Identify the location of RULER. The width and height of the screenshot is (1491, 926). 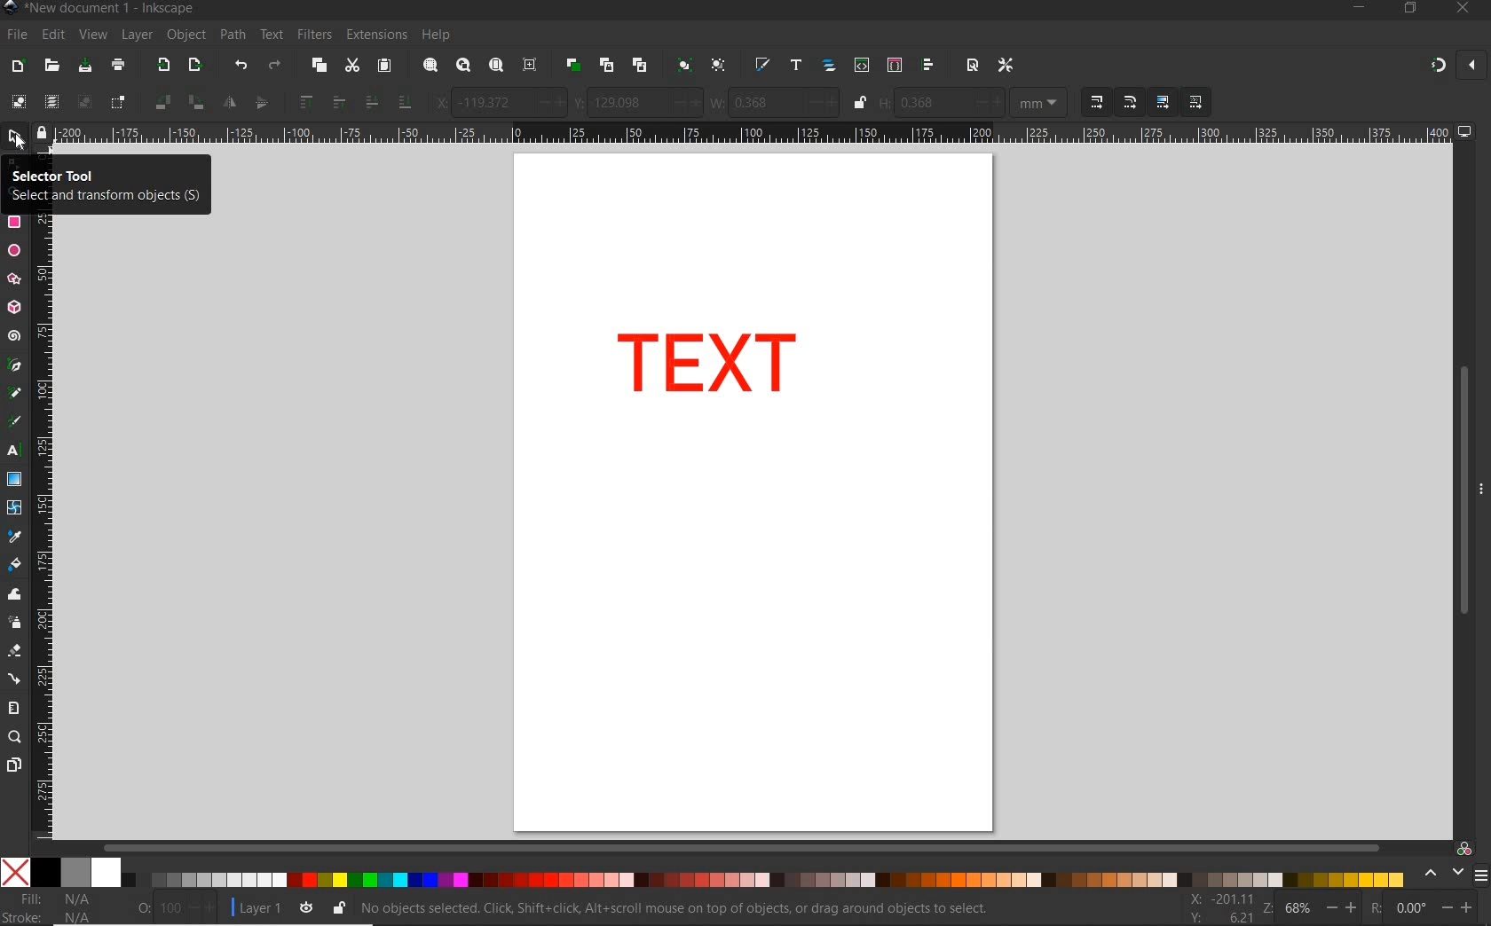
(46, 526).